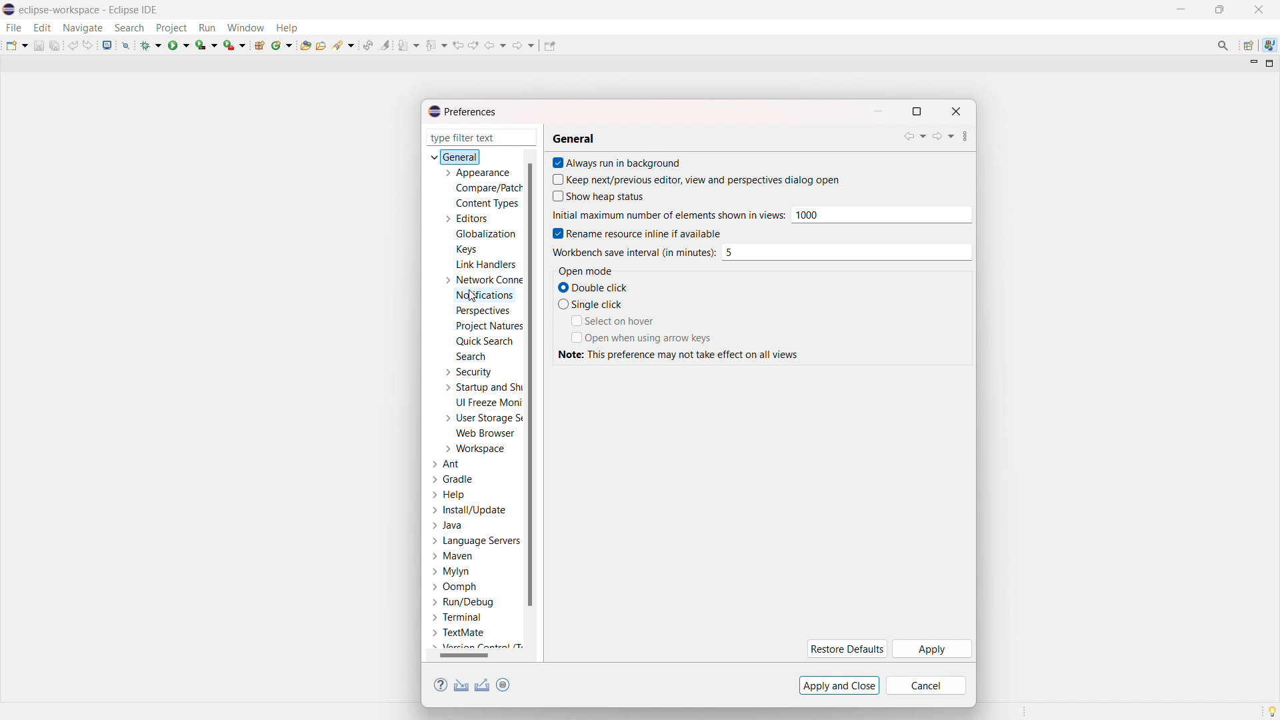 This screenshot has height=720, width=1280. What do you see at coordinates (845, 649) in the screenshot?
I see `restore defaults` at bounding box center [845, 649].